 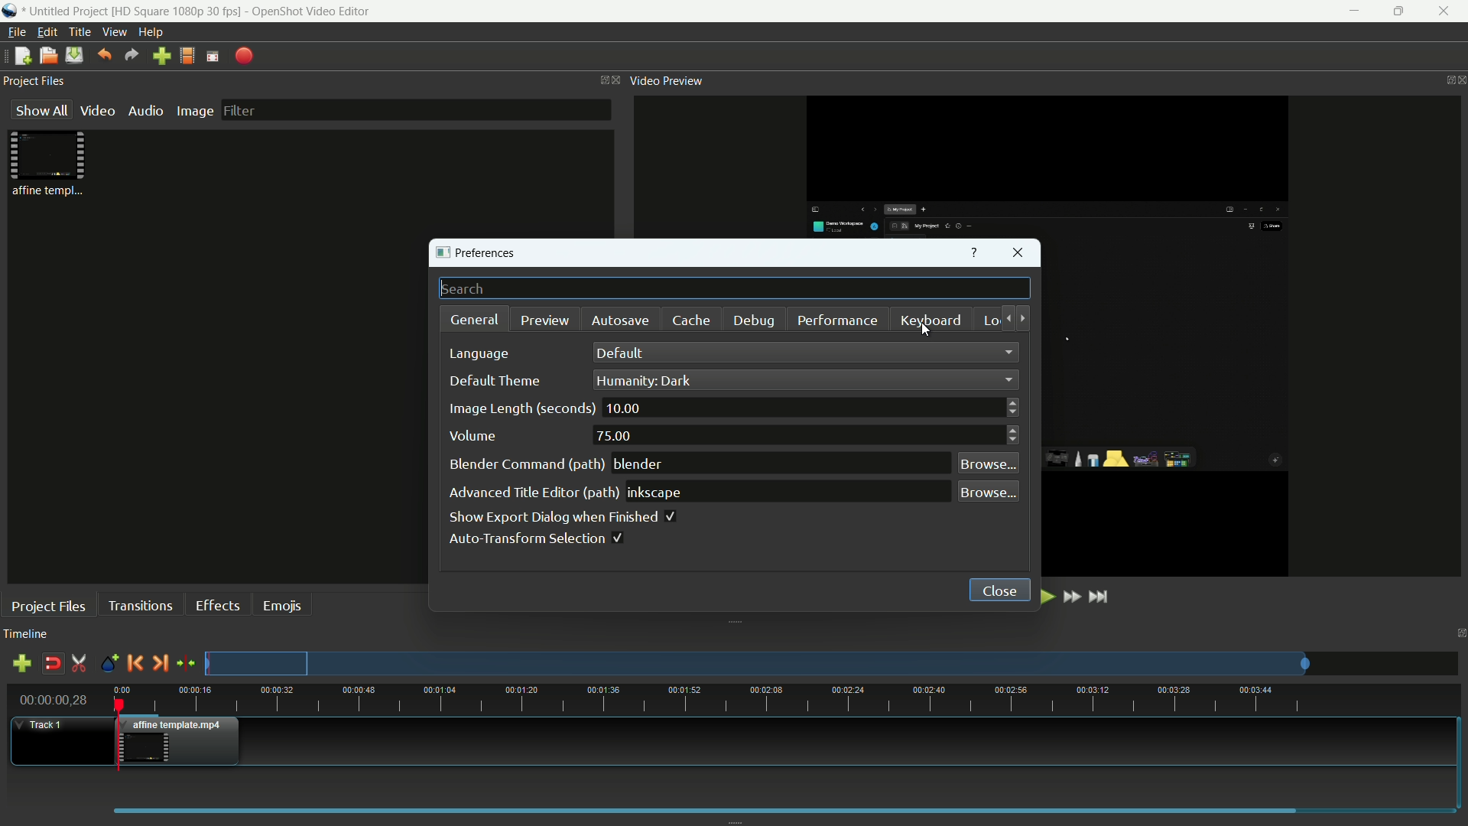 I want to click on image, so click(x=194, y=111).